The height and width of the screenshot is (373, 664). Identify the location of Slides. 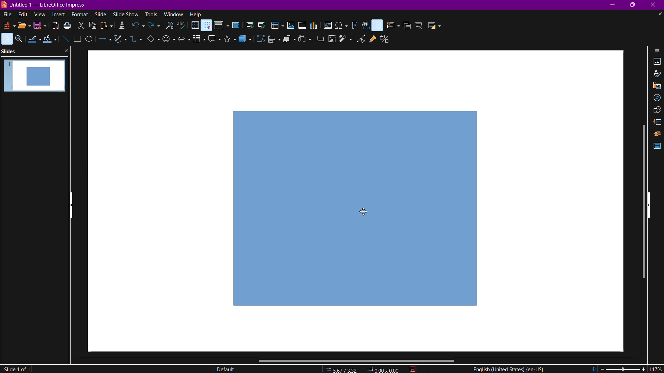
(9, 52).